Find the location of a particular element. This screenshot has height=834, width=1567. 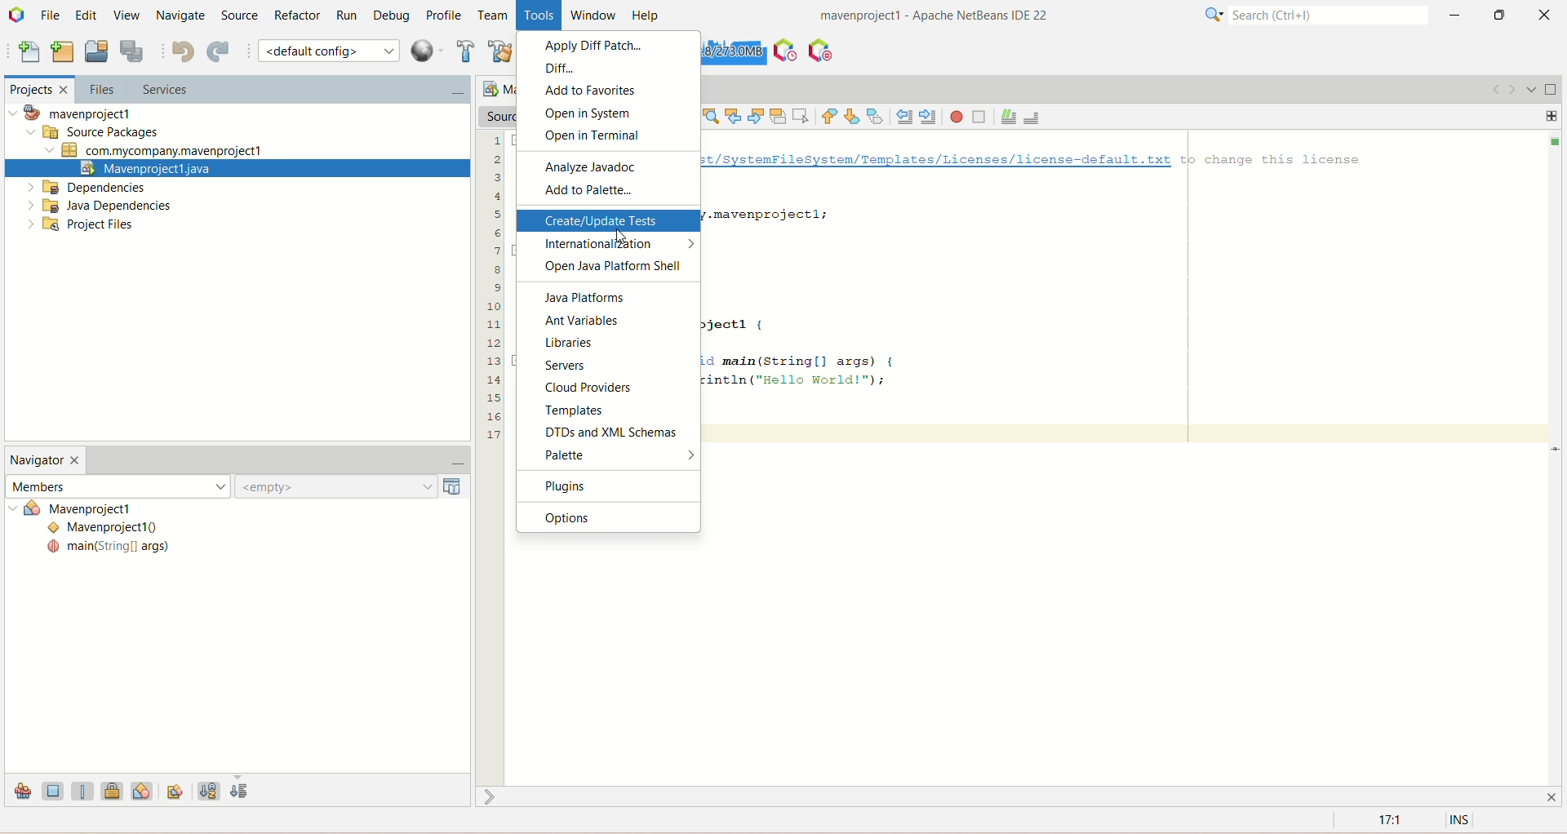

show inner classes is located at coordinates (143, 790).